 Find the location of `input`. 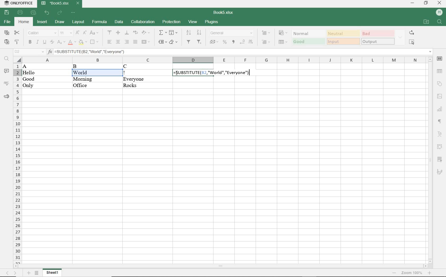

input is located at coordinates (343, 41).